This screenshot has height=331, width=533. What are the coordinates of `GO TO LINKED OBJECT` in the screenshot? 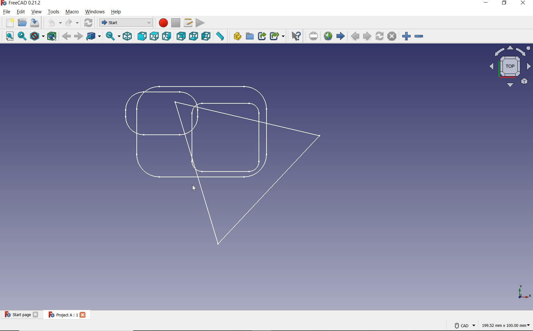 It's located at (94, 36).